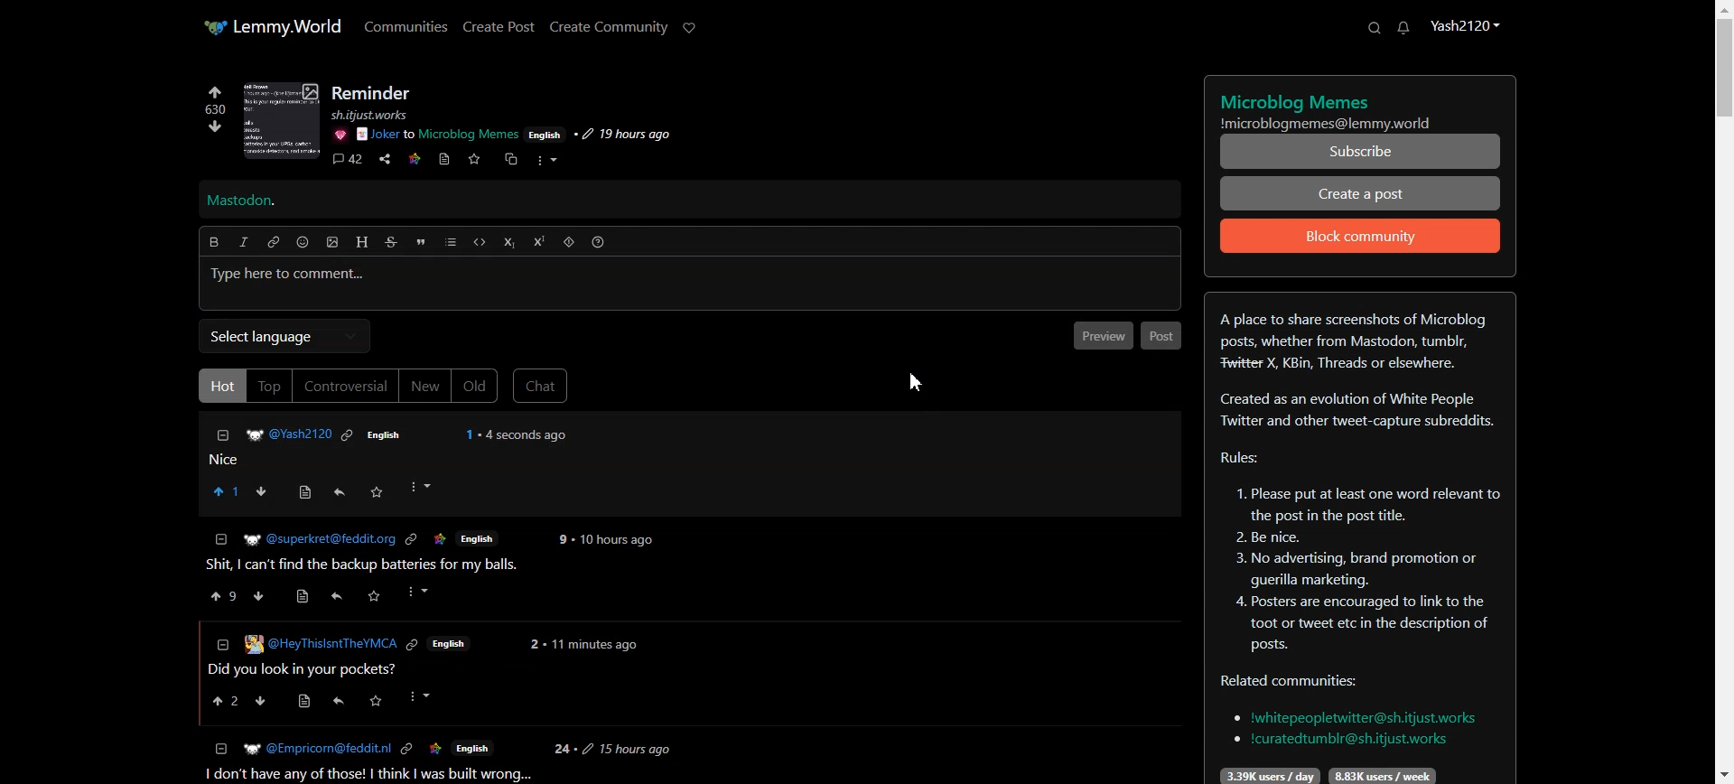 This screenshot has height=784, width=1734. What do you see at coordinates (350, 434) in the screenshot?
I see `` at bounding box center [350, 434].